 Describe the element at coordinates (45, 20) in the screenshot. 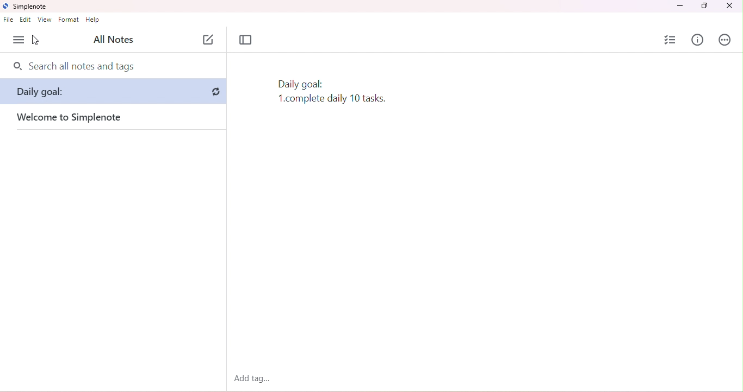

I see `view` at that location.